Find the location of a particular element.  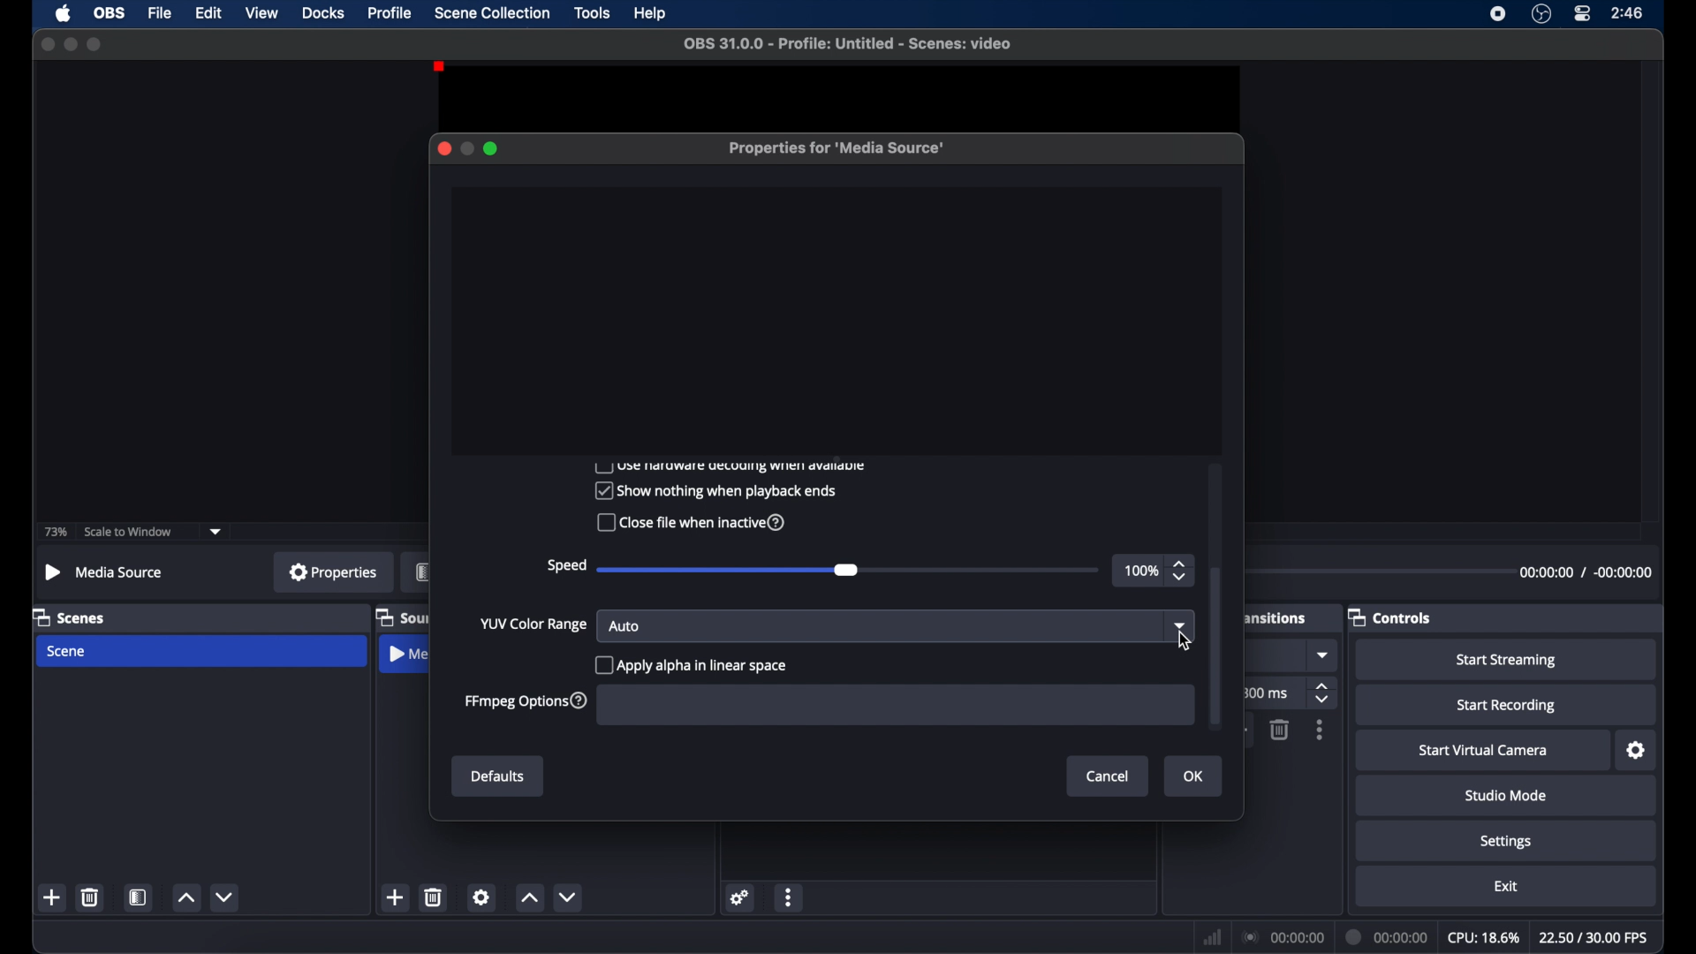

transitions is located at coordinates (1275, 618).